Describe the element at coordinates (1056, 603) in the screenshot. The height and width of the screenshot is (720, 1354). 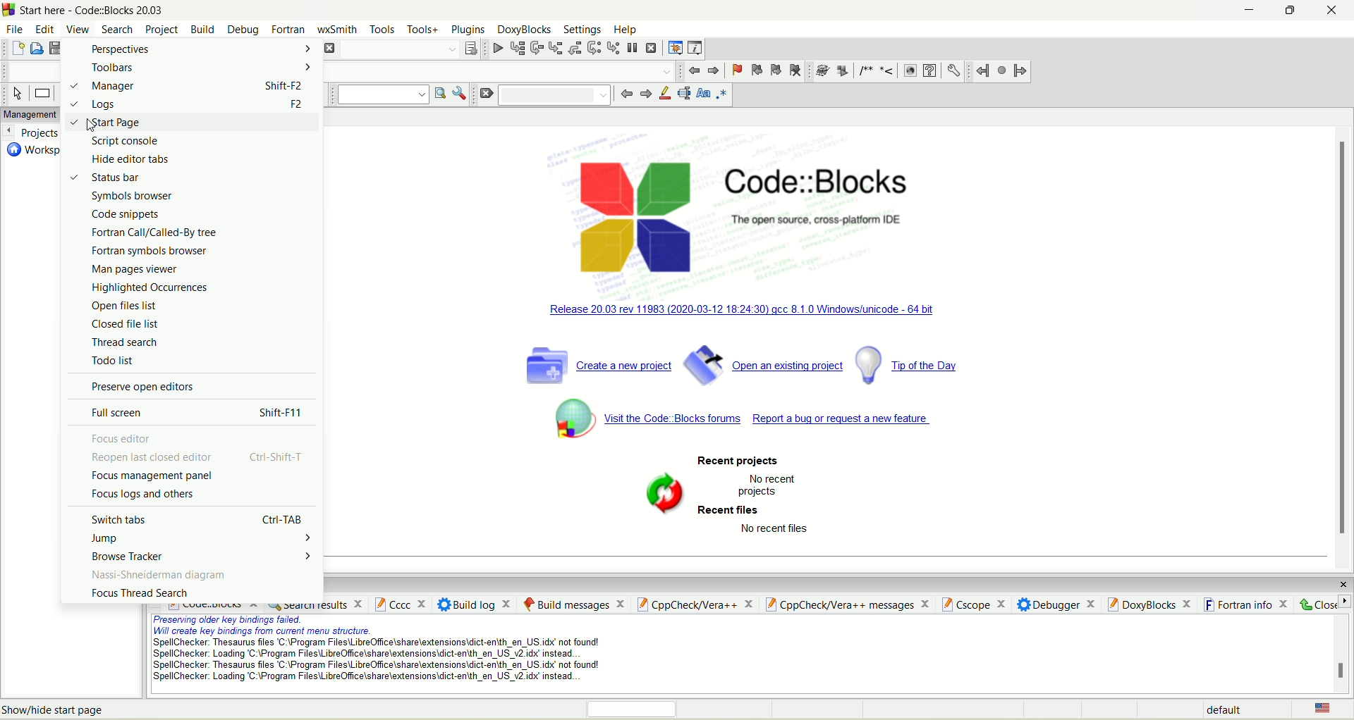
I see `debugger` at that location.